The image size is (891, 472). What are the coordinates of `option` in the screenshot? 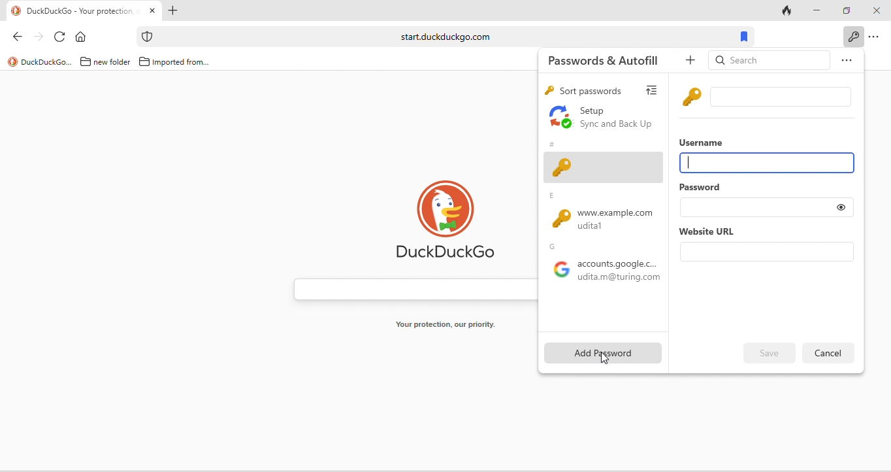 It's located at (876, 36).